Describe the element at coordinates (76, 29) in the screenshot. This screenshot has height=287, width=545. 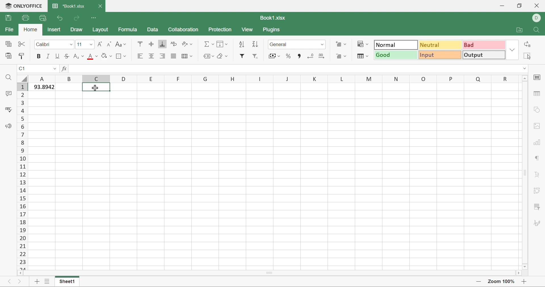
I see `Draw` at that location.